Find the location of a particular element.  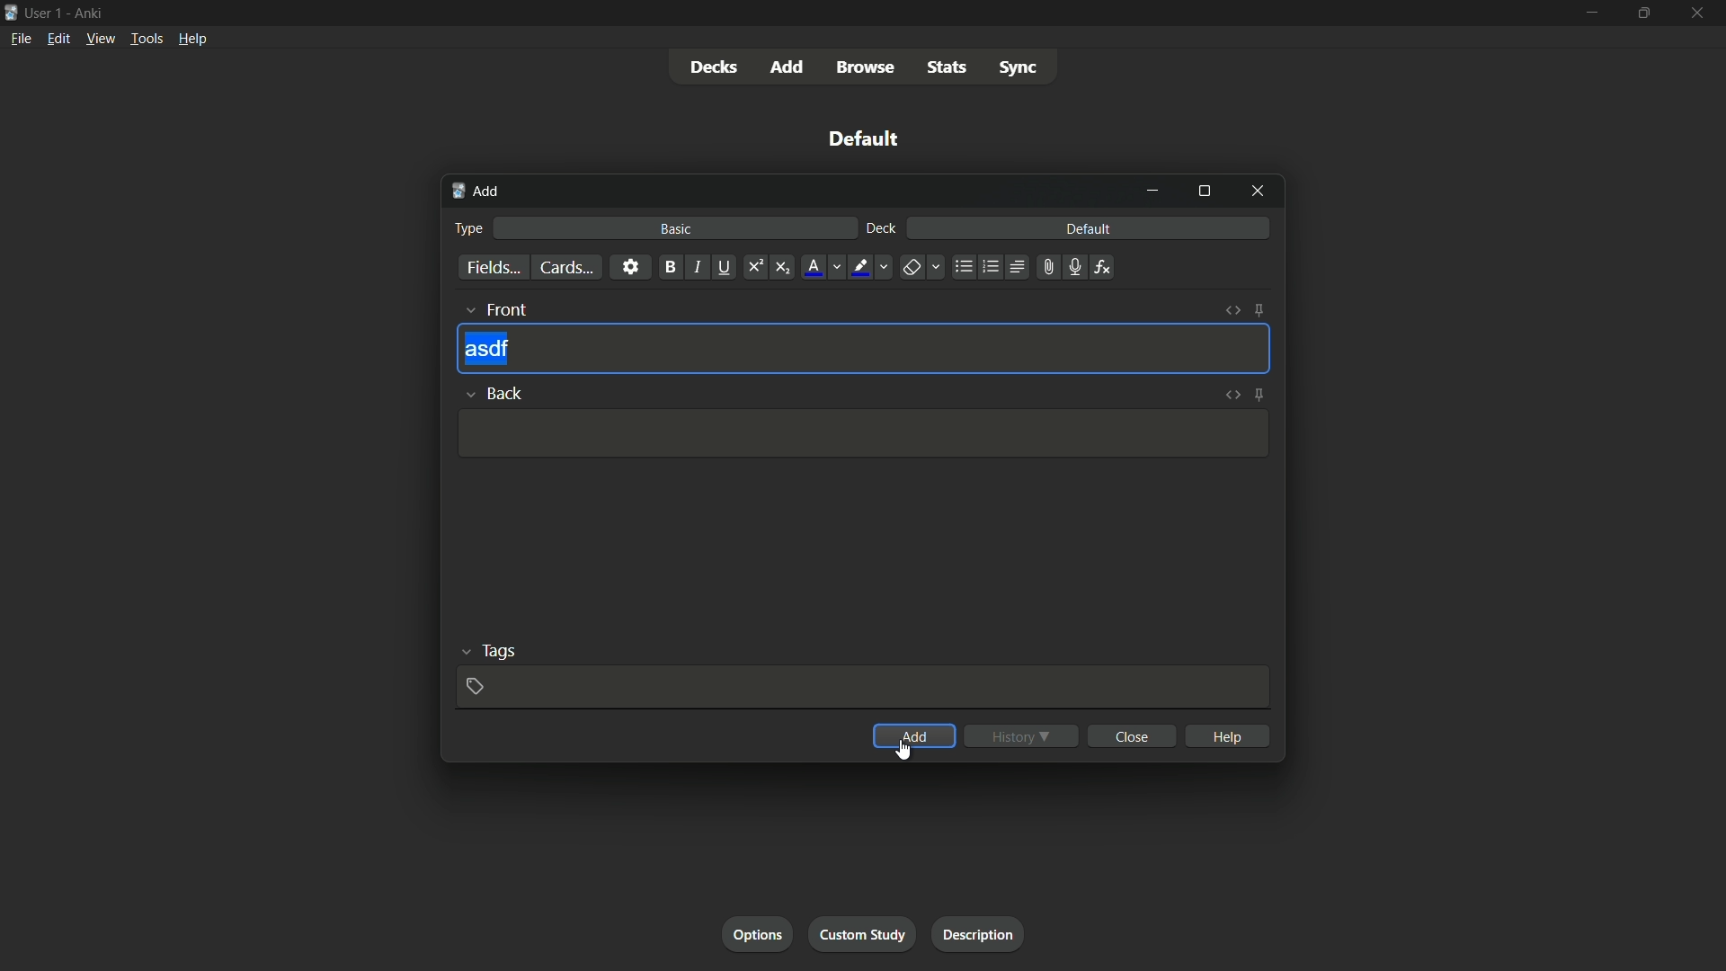

close is located at coordinates (1258, 192).